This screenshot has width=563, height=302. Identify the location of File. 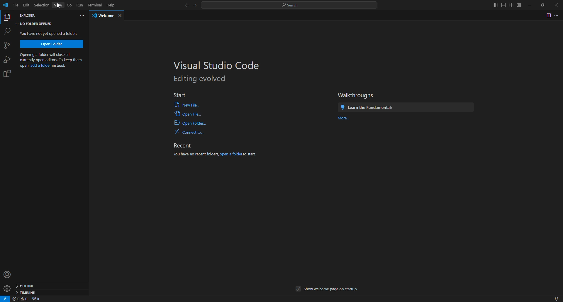
(15, 6).